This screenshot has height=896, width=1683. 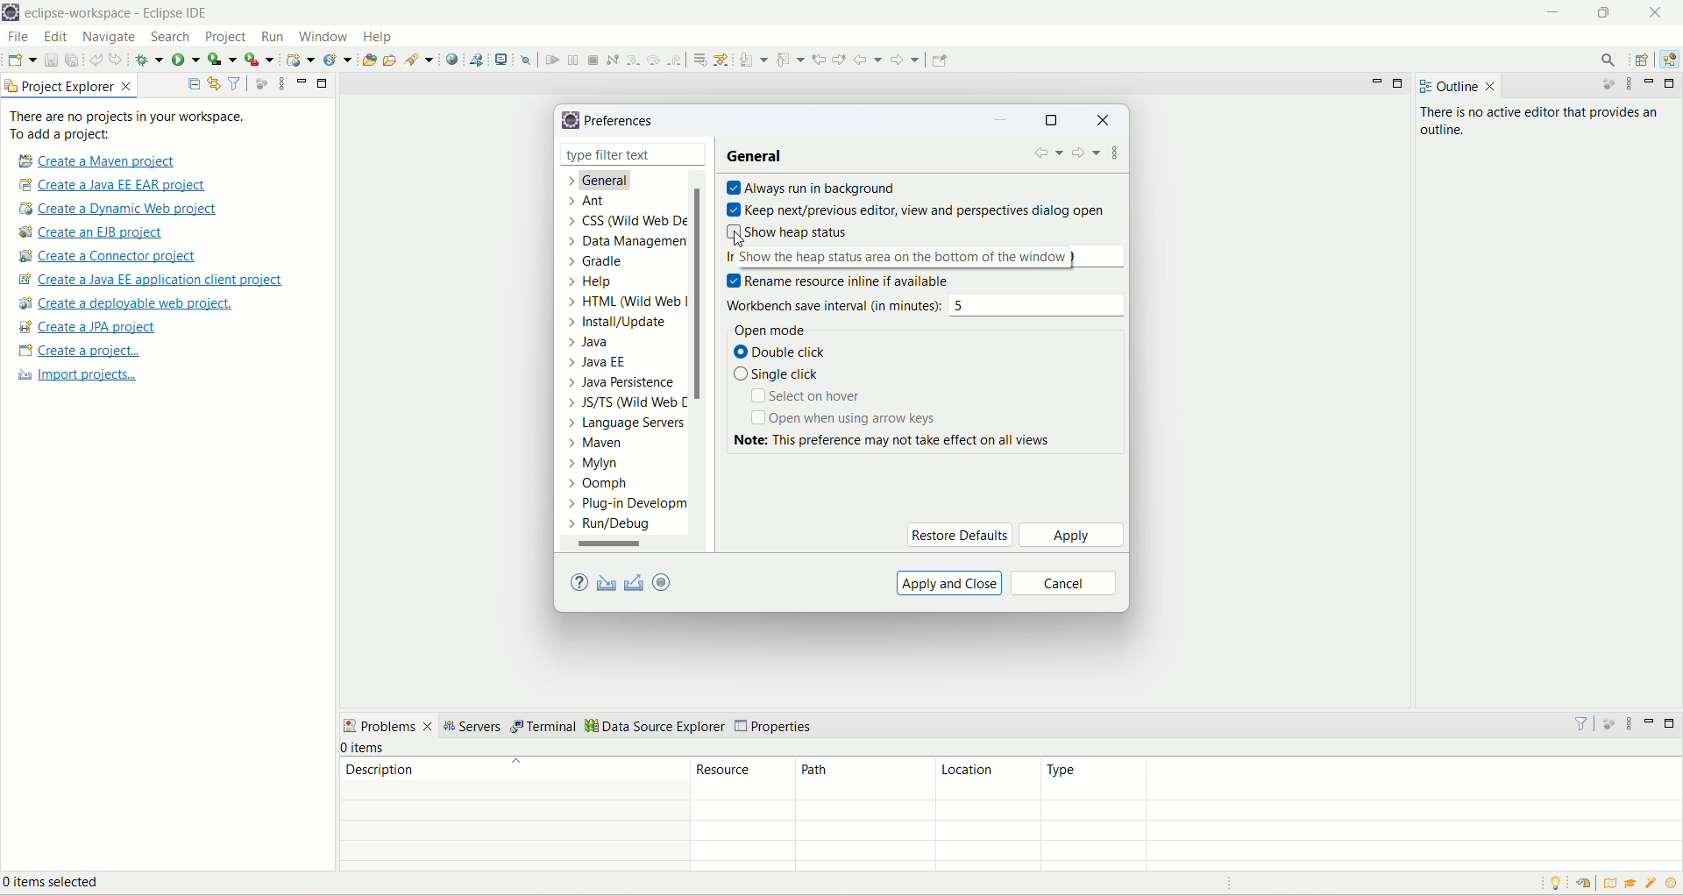 What do you see at coordinates (622, 122) in the screenshot?
I see `preference` at bounding box center [622, 122].